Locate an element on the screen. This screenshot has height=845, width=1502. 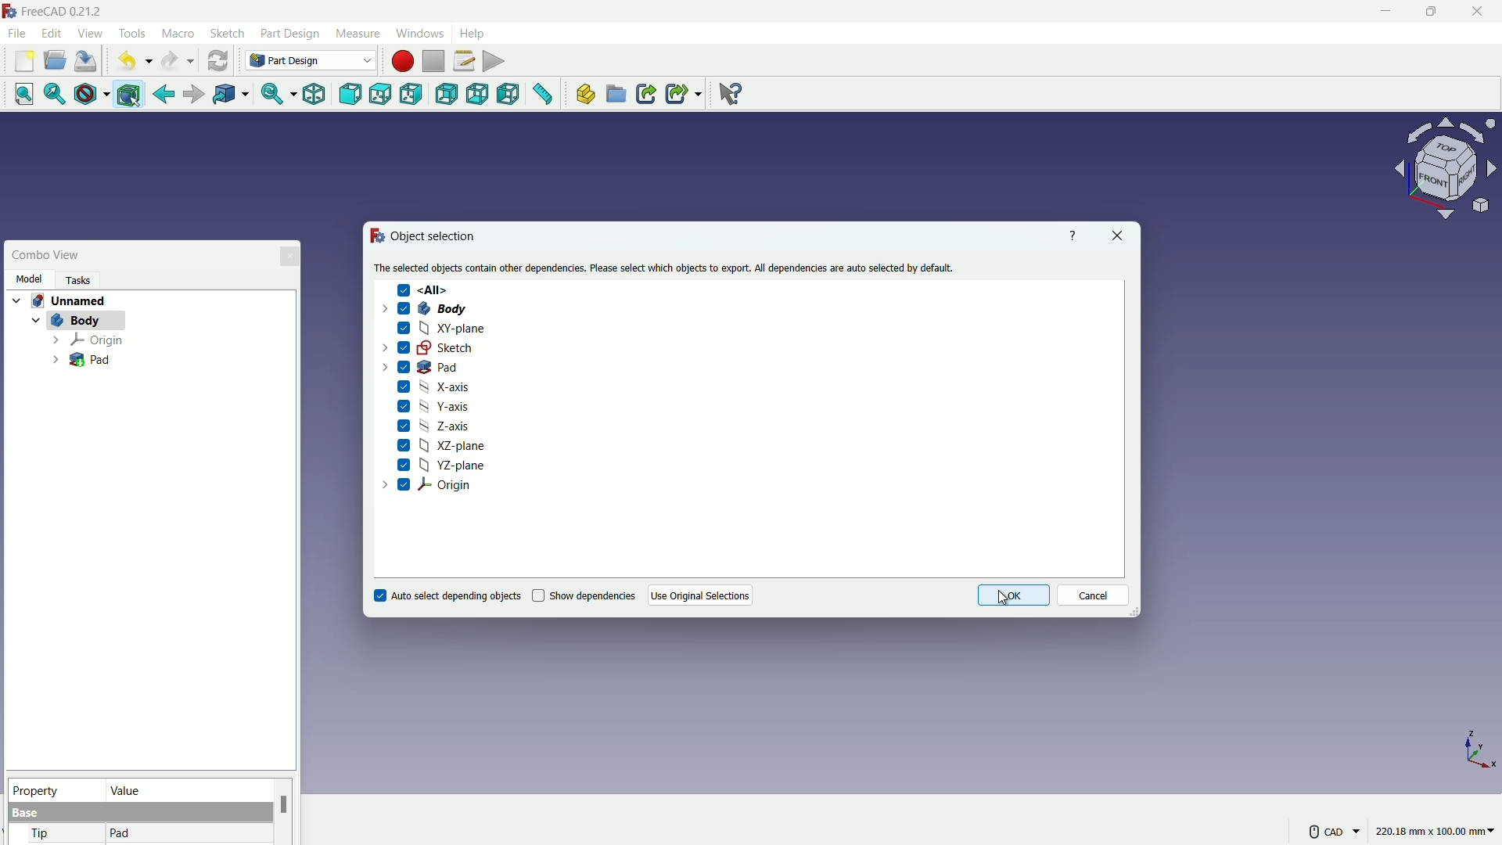
pad is located at coordinates (120, 834).